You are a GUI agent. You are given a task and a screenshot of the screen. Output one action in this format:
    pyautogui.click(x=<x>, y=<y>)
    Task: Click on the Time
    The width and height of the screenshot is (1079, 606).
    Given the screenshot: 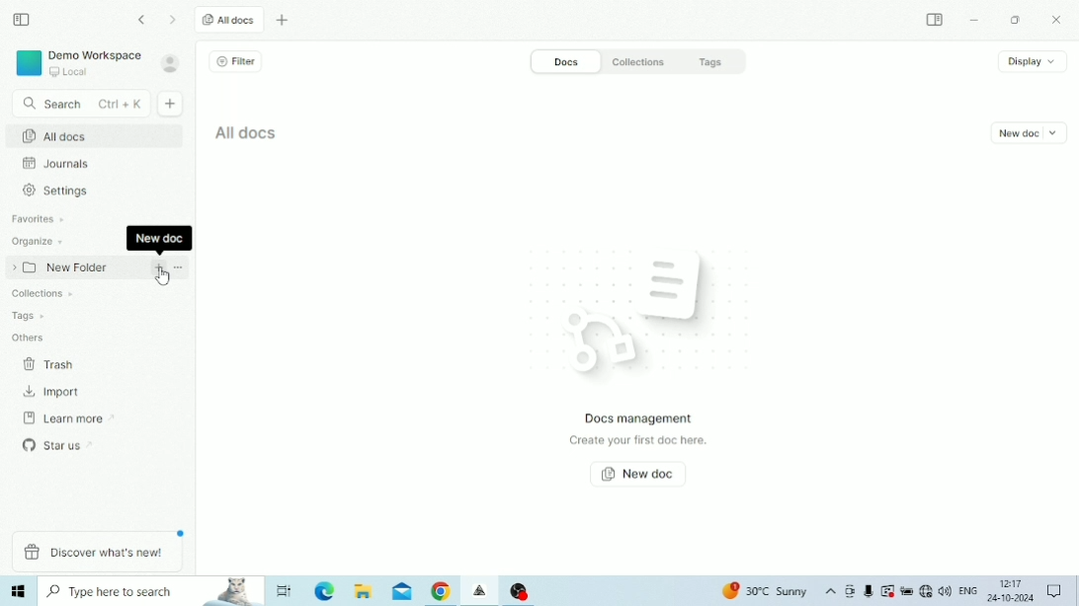 What is the action you would take?
    pyautogui.click(x=1012, y=582)
    